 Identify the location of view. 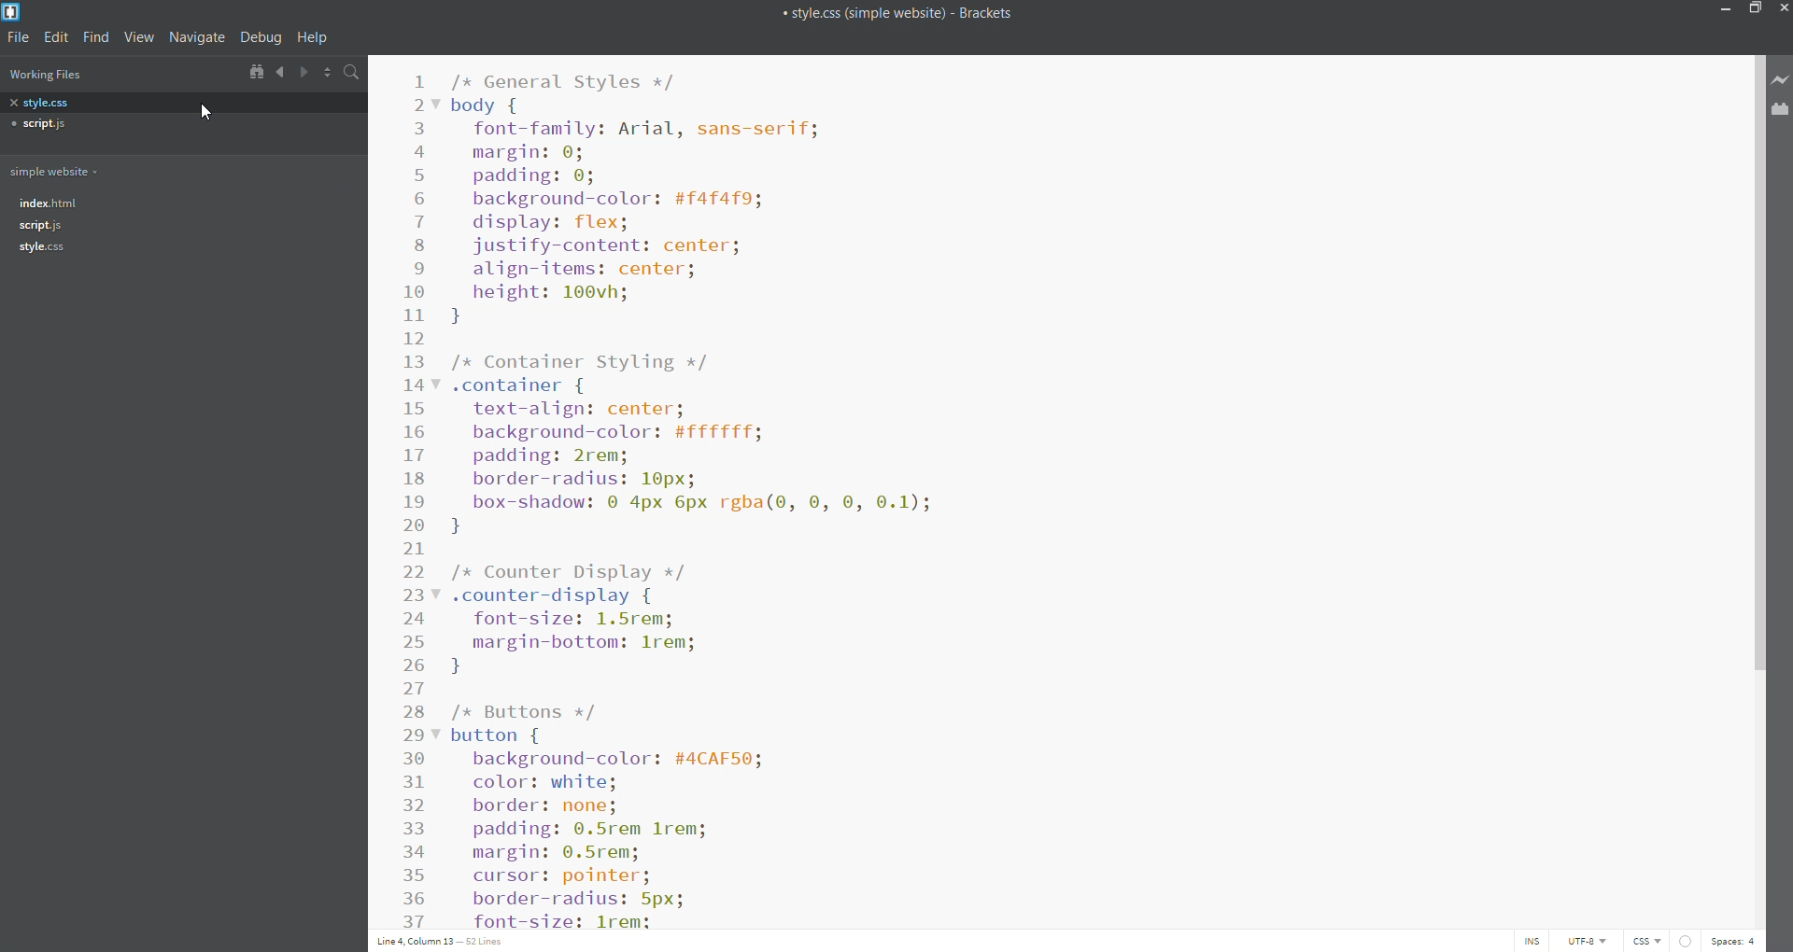
(140, 36).